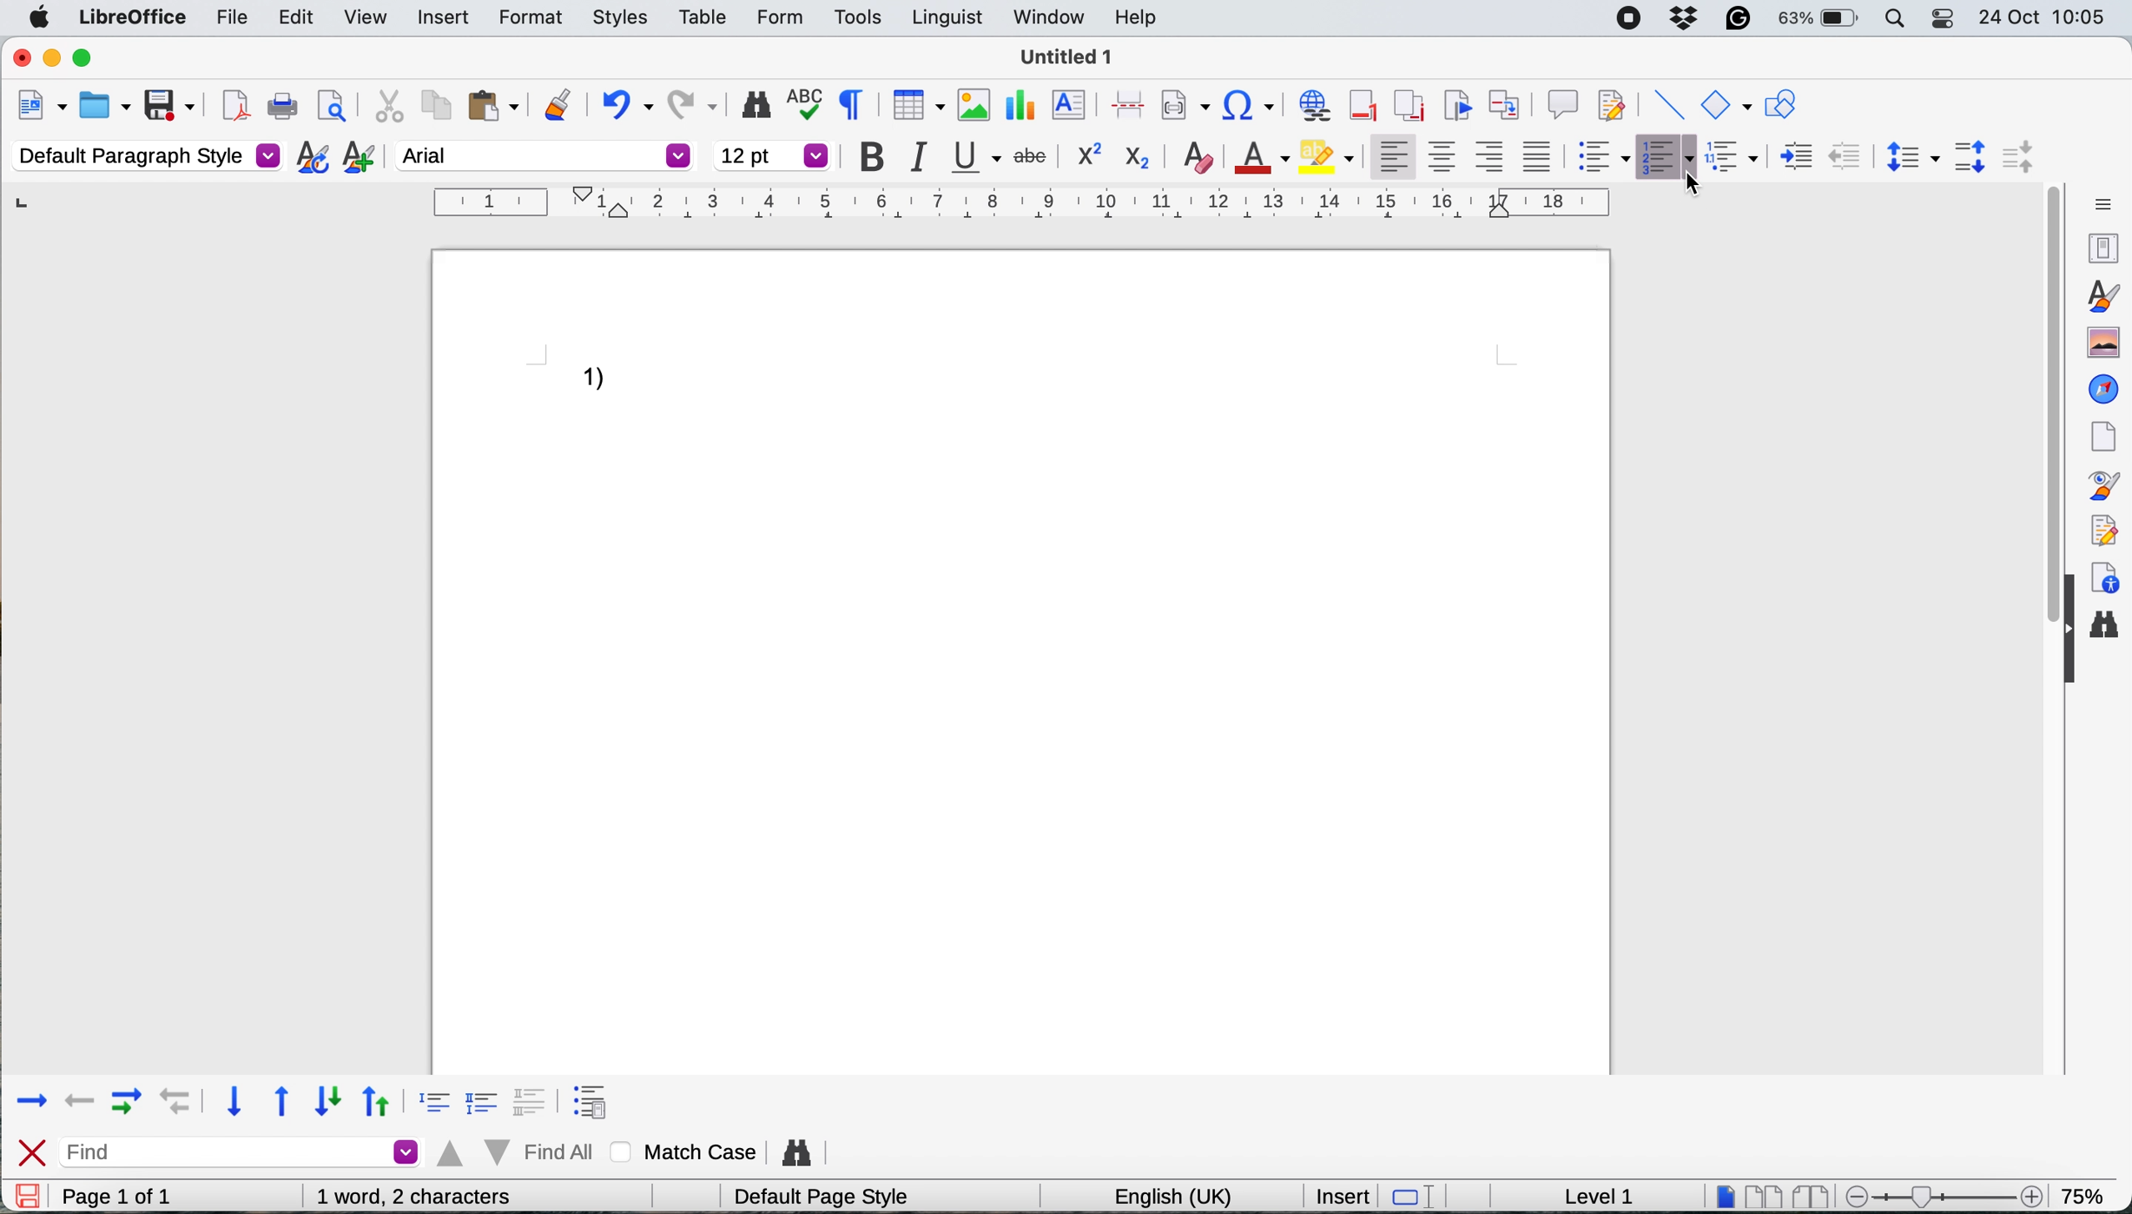 The image size is (2132, 1214). Describe the element at coordinates (364, 21) in the screenshot. I see `view` at that location.